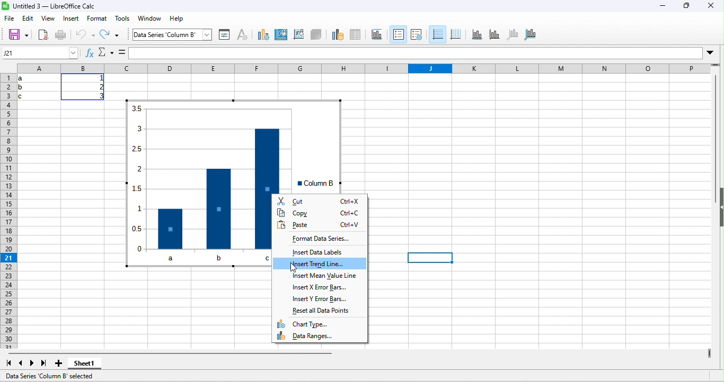 The image size is (724, 382). What do you see at coordinates (320, 312) in the screenshot?
I see `reset all data points` at bounding box center [320, 312].